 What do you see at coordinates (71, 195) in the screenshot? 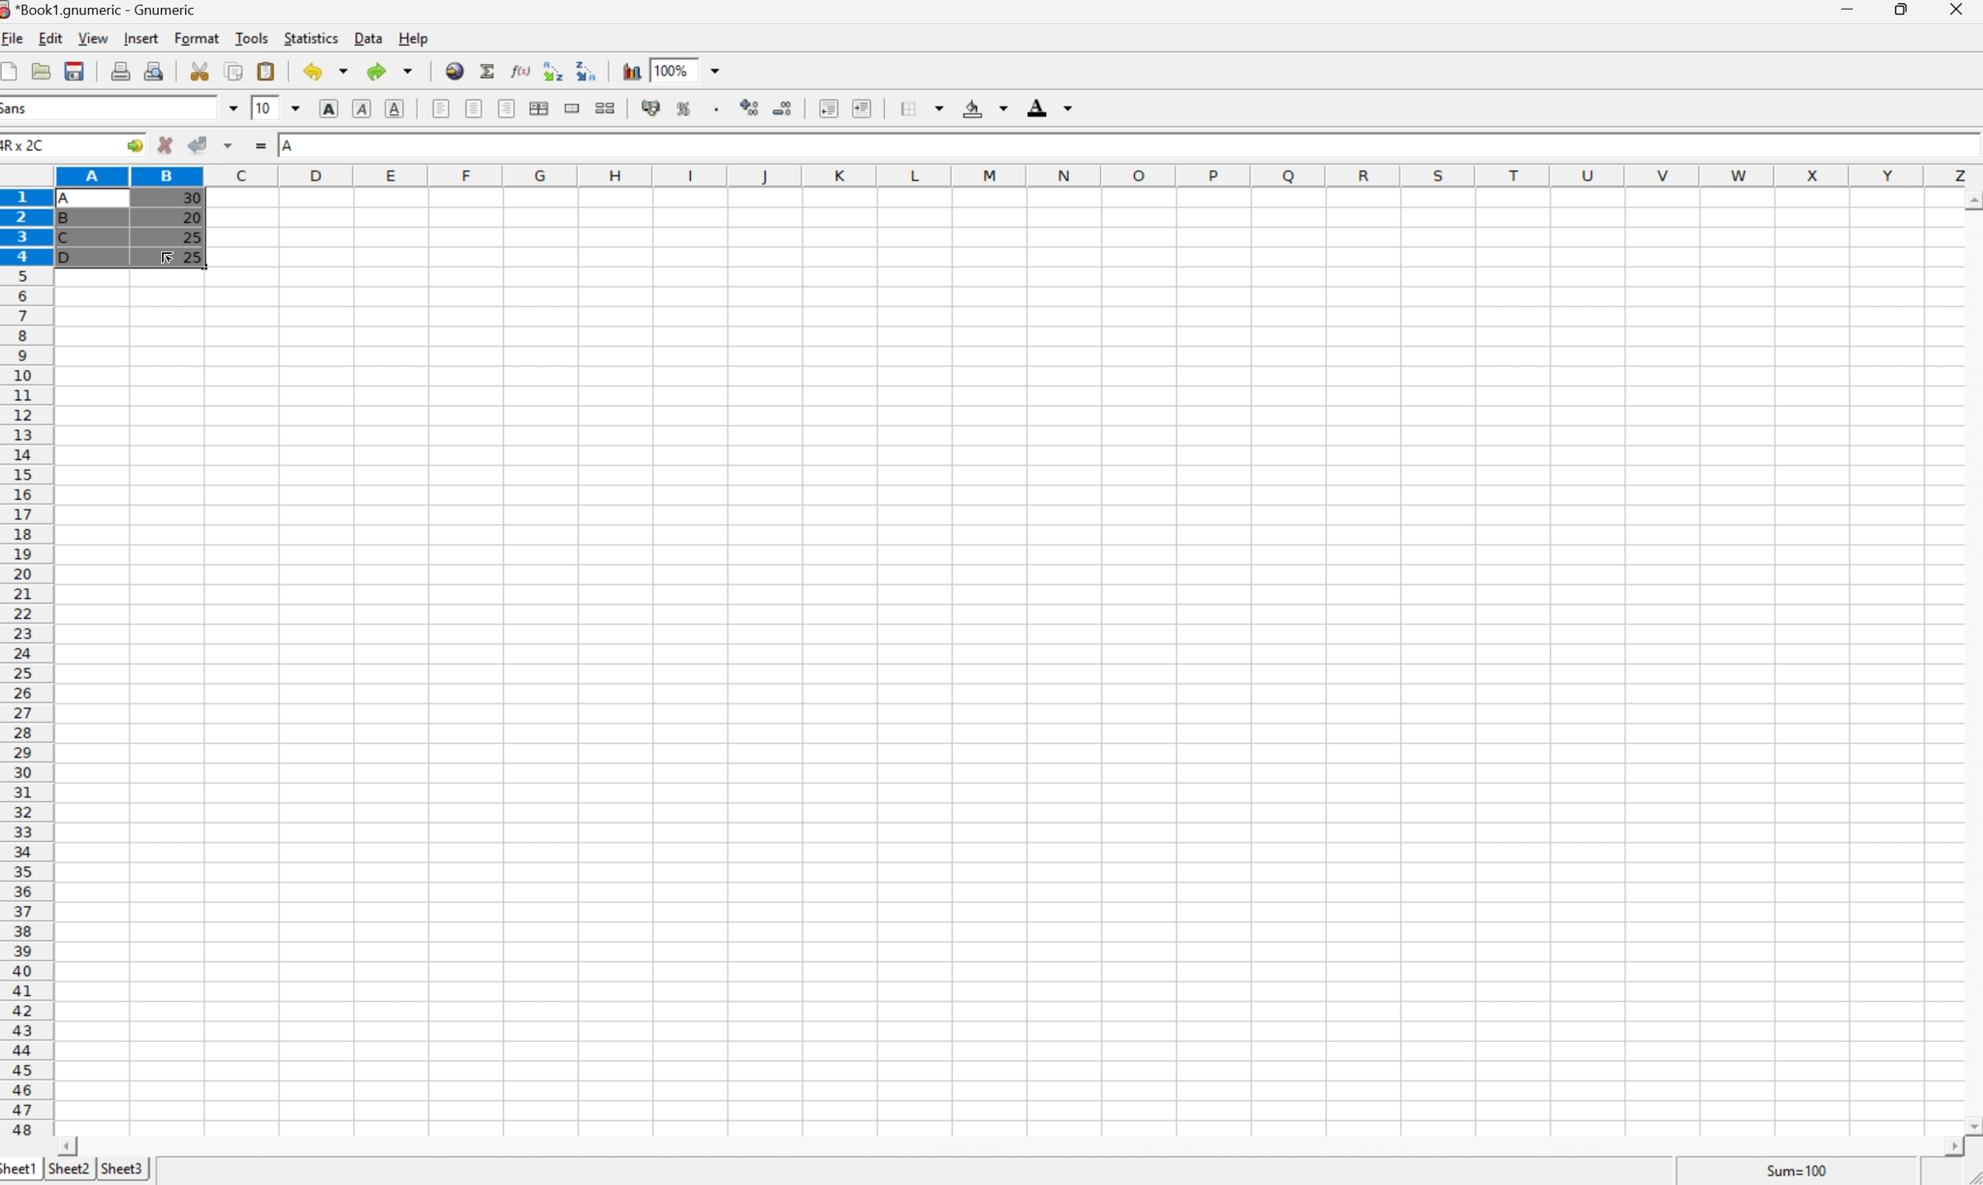
I see `A` at bounding box center [71, 195].